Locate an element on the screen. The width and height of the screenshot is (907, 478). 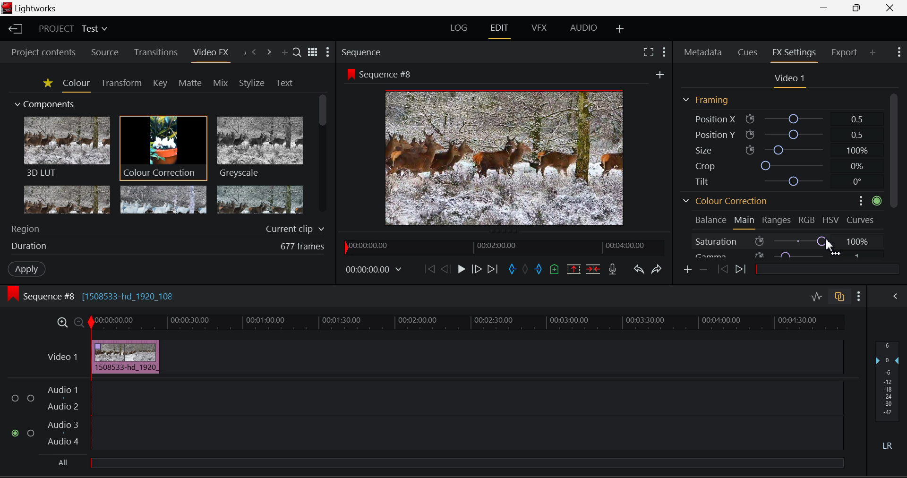
FX Settings Open is located at coordinates (794, 53).